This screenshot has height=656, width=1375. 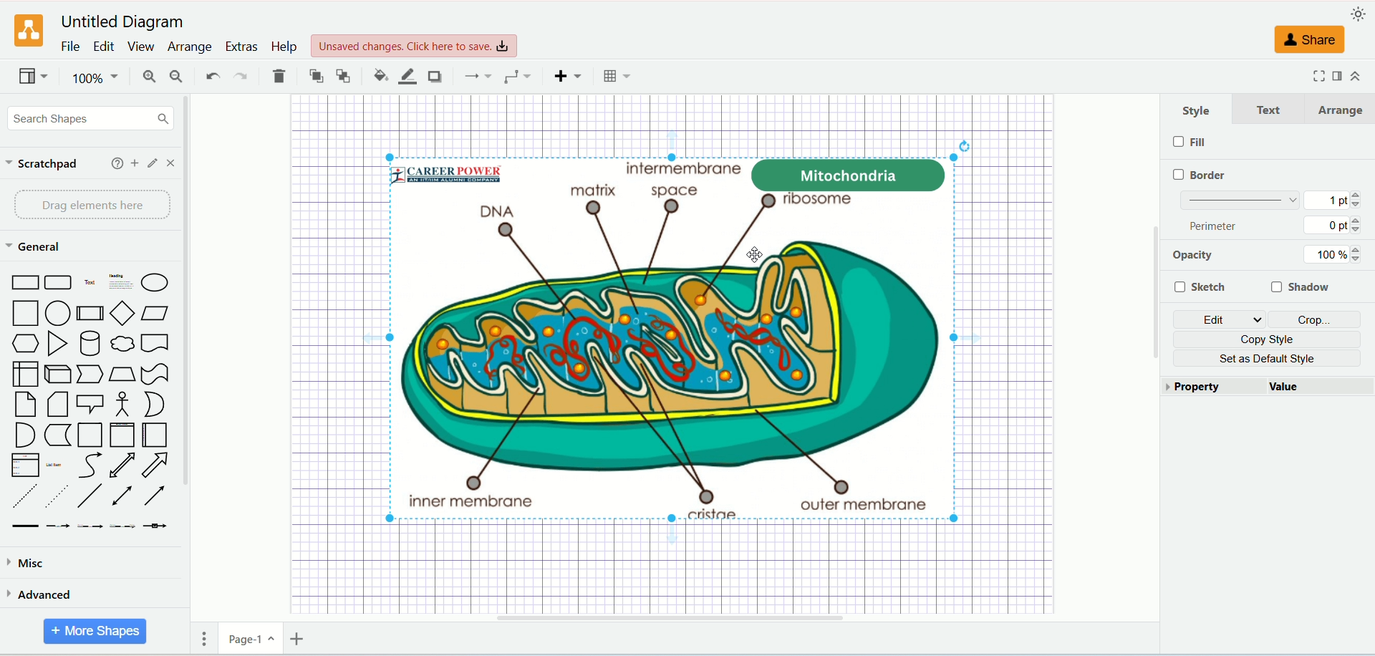 I want to click on Callout, so click(x=90, y=406).